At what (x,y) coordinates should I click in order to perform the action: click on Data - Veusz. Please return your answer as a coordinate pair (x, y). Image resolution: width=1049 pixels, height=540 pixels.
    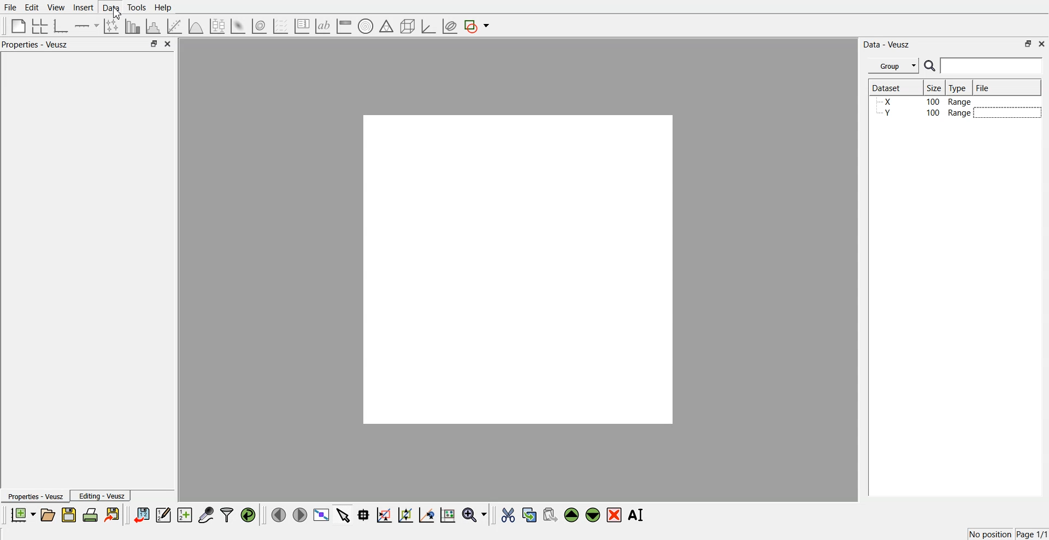
    Looking at the image, I should click on (886, 45).